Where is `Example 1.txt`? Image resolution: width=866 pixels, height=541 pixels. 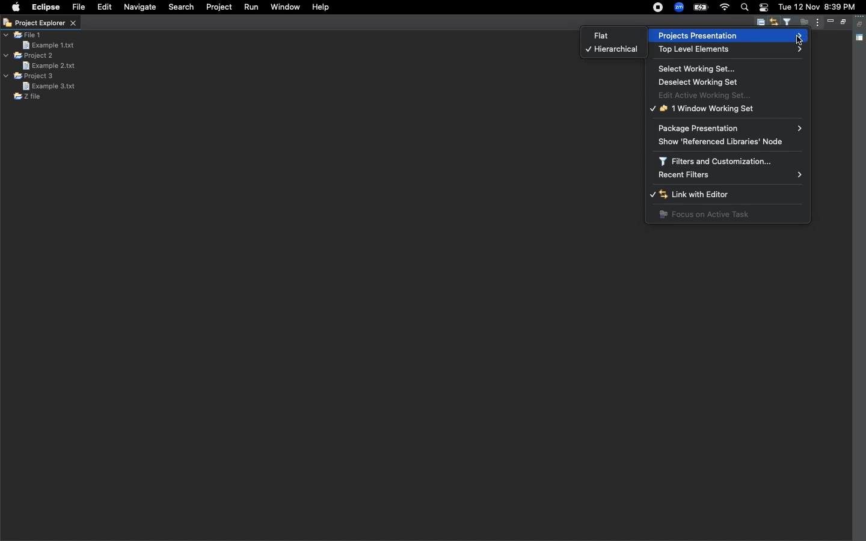 Example 1.txt is located at coordinates (48, 44).